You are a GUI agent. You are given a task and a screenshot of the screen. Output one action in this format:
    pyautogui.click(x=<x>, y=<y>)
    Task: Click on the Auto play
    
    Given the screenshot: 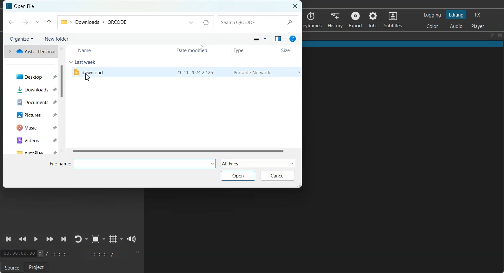 What is the action you would take?
    pyautogui.click(x=33, y=152)
    